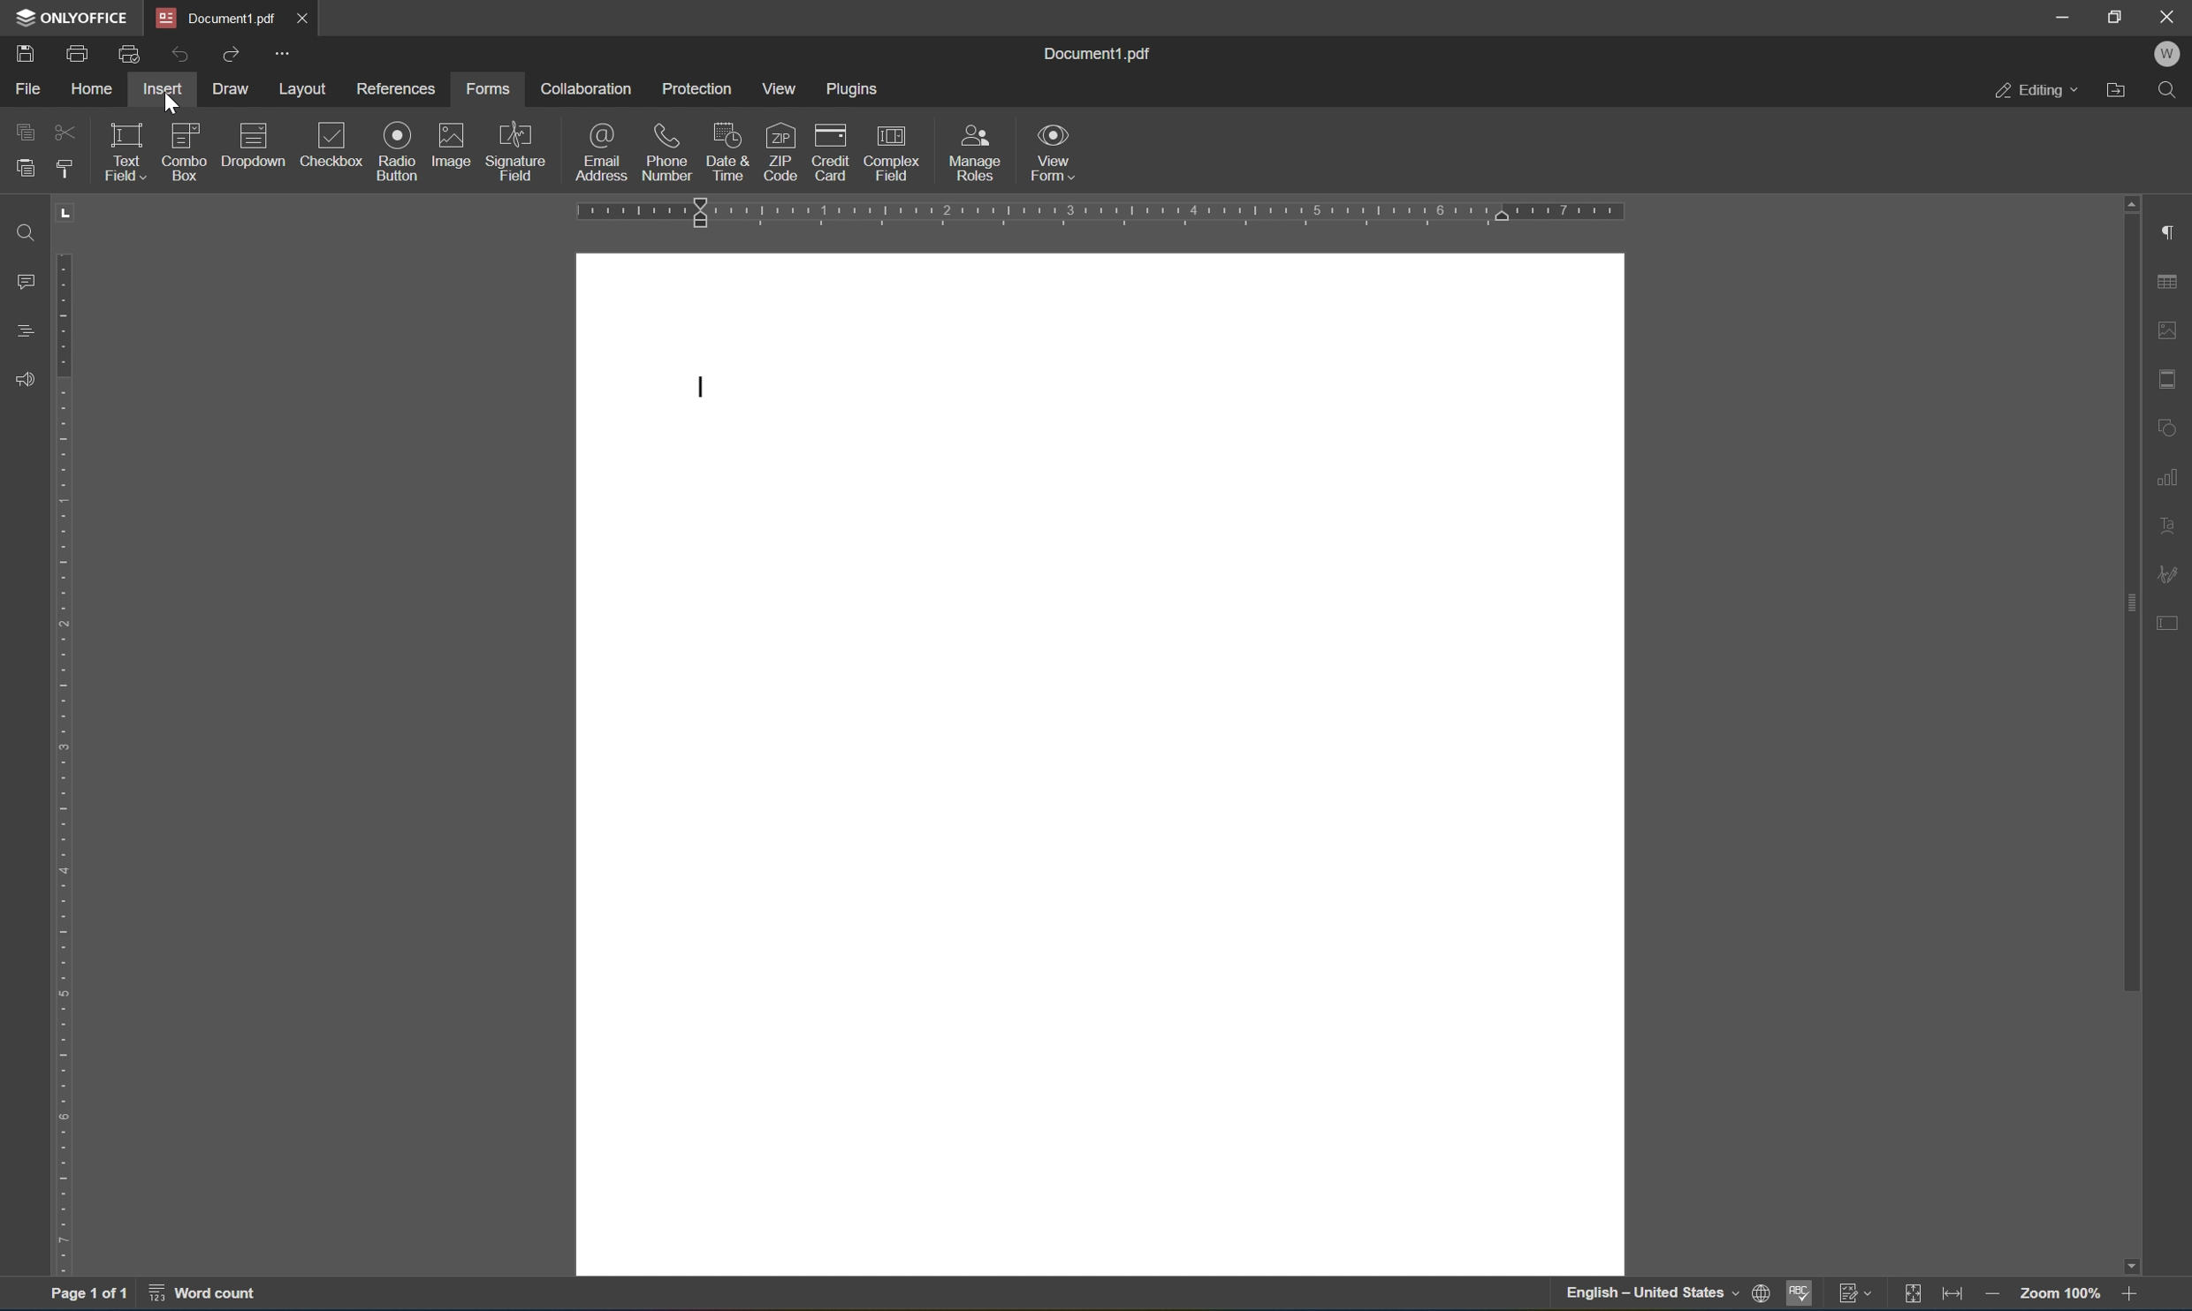 This screenshot has width=2192, height=1311. Describe the element at coordinates (29, 133) in the screenshot. I see `copy` at that location.